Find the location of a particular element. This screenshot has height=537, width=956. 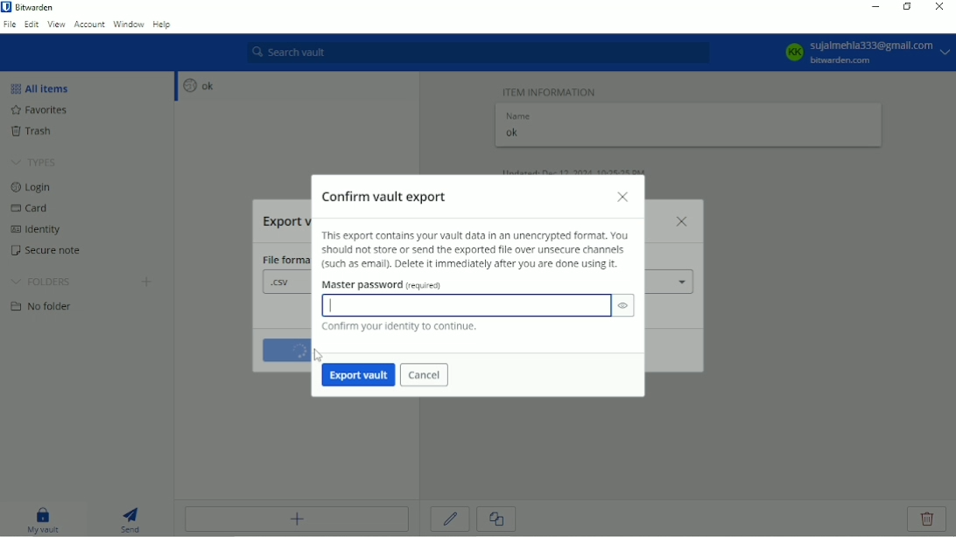

Help is located at coordinates (163, 25).